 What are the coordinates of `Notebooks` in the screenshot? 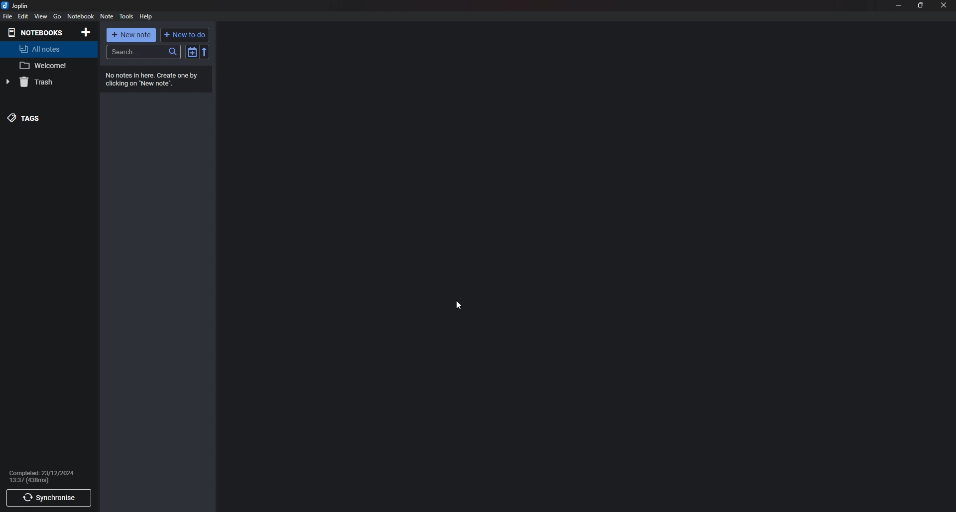 It's located at (38, 33).